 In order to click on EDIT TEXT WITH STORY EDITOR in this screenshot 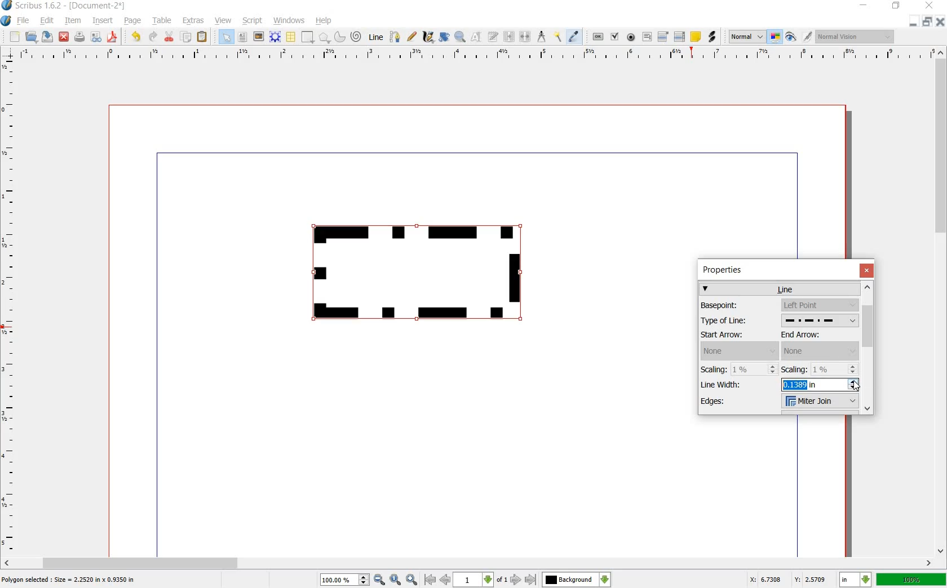, I will do `click(493, 37)`.